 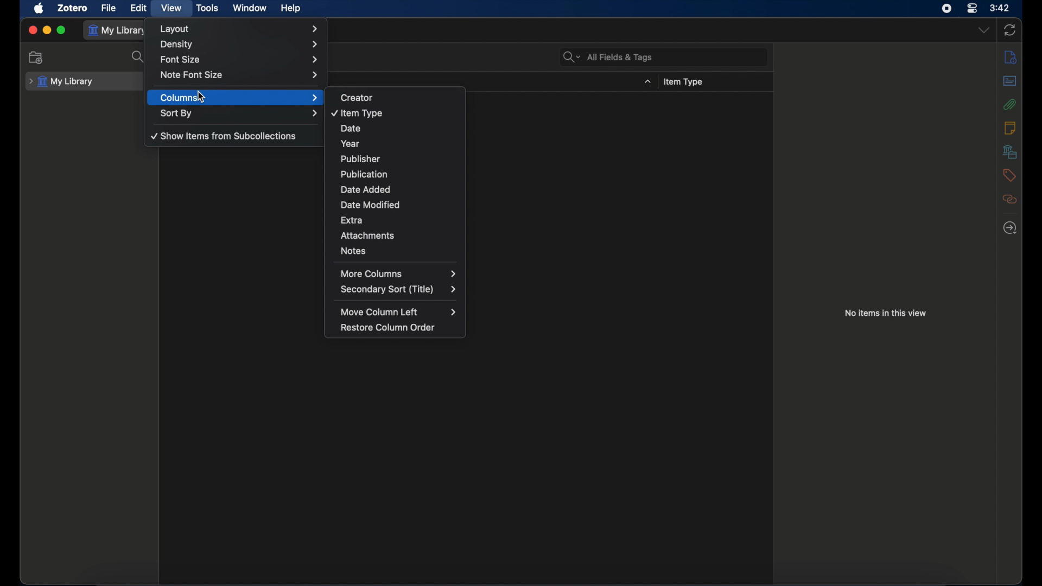 I want to click on note font size, so click(x=242, y=74).